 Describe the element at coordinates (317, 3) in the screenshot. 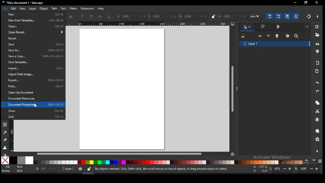

I see `restore` at that location.